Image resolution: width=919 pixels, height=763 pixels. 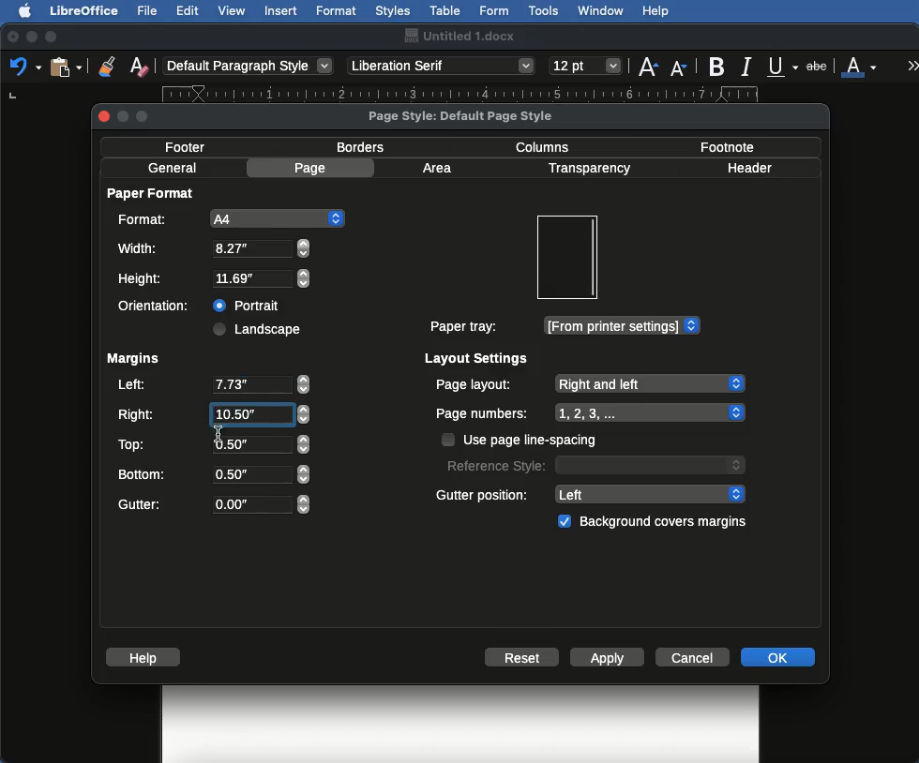 What do you see at coordinates (476, 115) in the screenshot?
I see `Page style` at bounding box center [476, 115].